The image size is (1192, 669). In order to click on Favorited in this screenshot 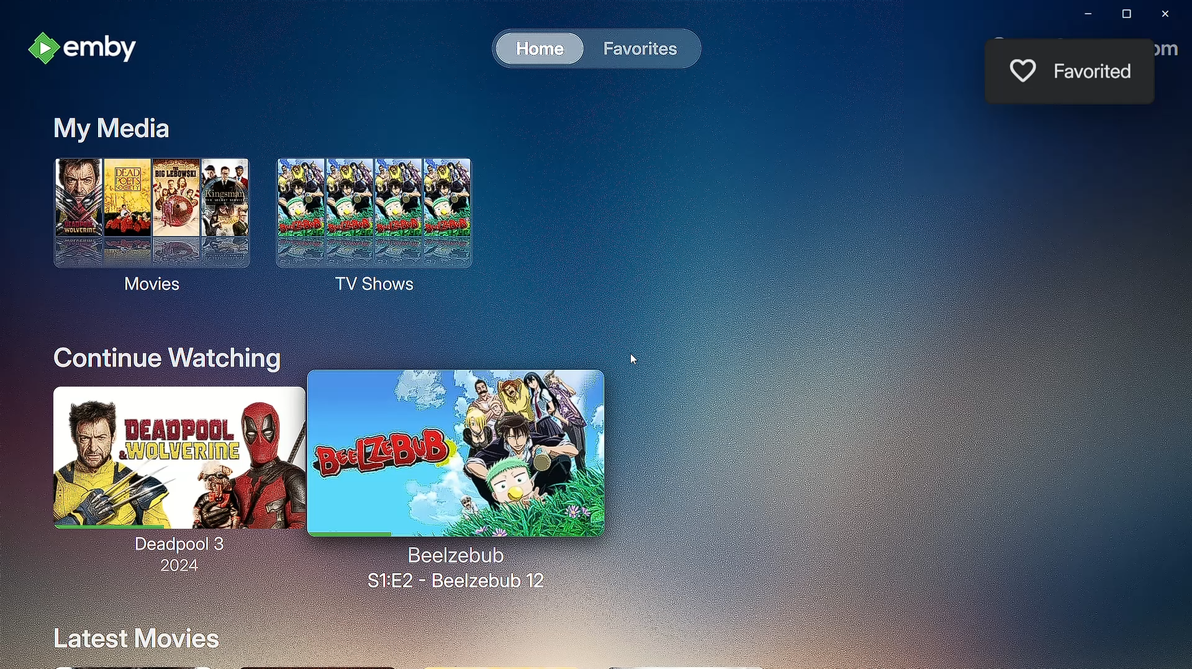, I will do `click(1096, 71)`.